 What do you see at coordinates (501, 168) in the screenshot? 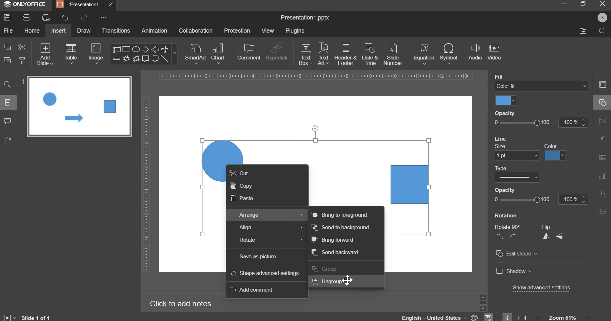
I see `type` at bounding box center [501, 168].